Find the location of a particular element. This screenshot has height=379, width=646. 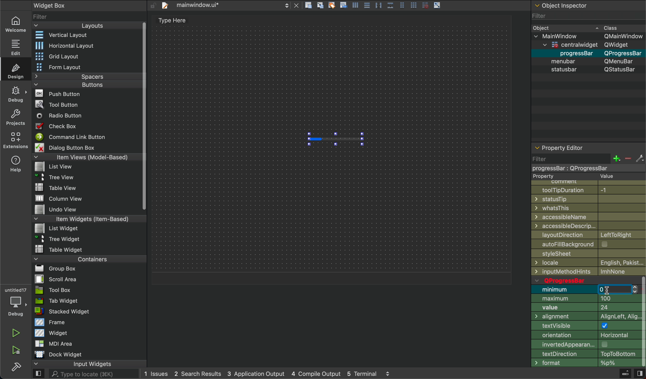

filter is located at coordinates (587, 162).